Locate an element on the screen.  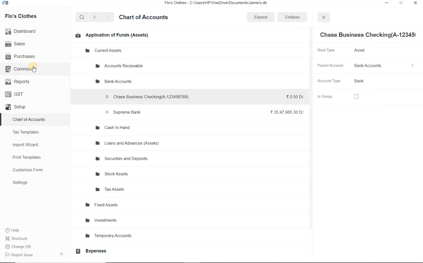
Fixed Assets is located at coordinates (108, 204).